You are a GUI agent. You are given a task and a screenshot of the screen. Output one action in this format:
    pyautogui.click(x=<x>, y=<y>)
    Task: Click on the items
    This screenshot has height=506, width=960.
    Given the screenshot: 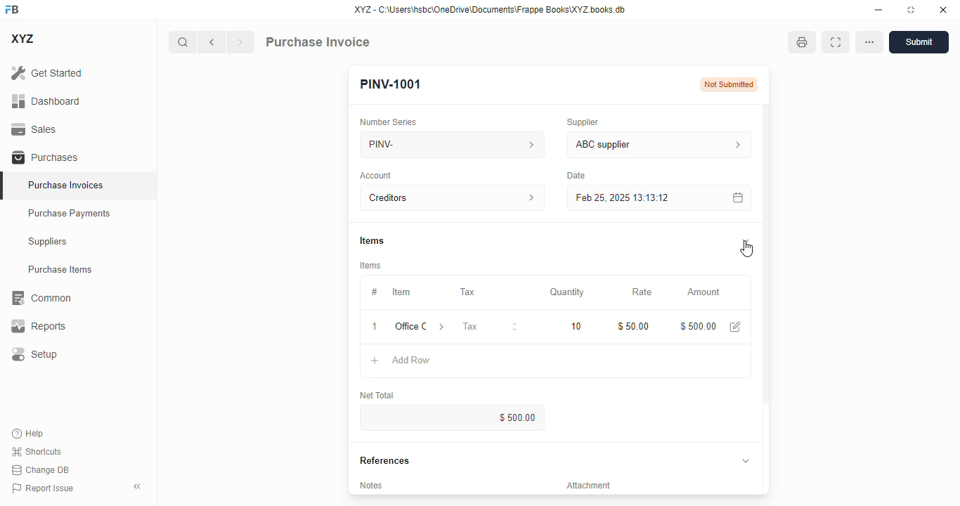 What is the action you would take?
    pyautogui.click(x=370, y=266)
    